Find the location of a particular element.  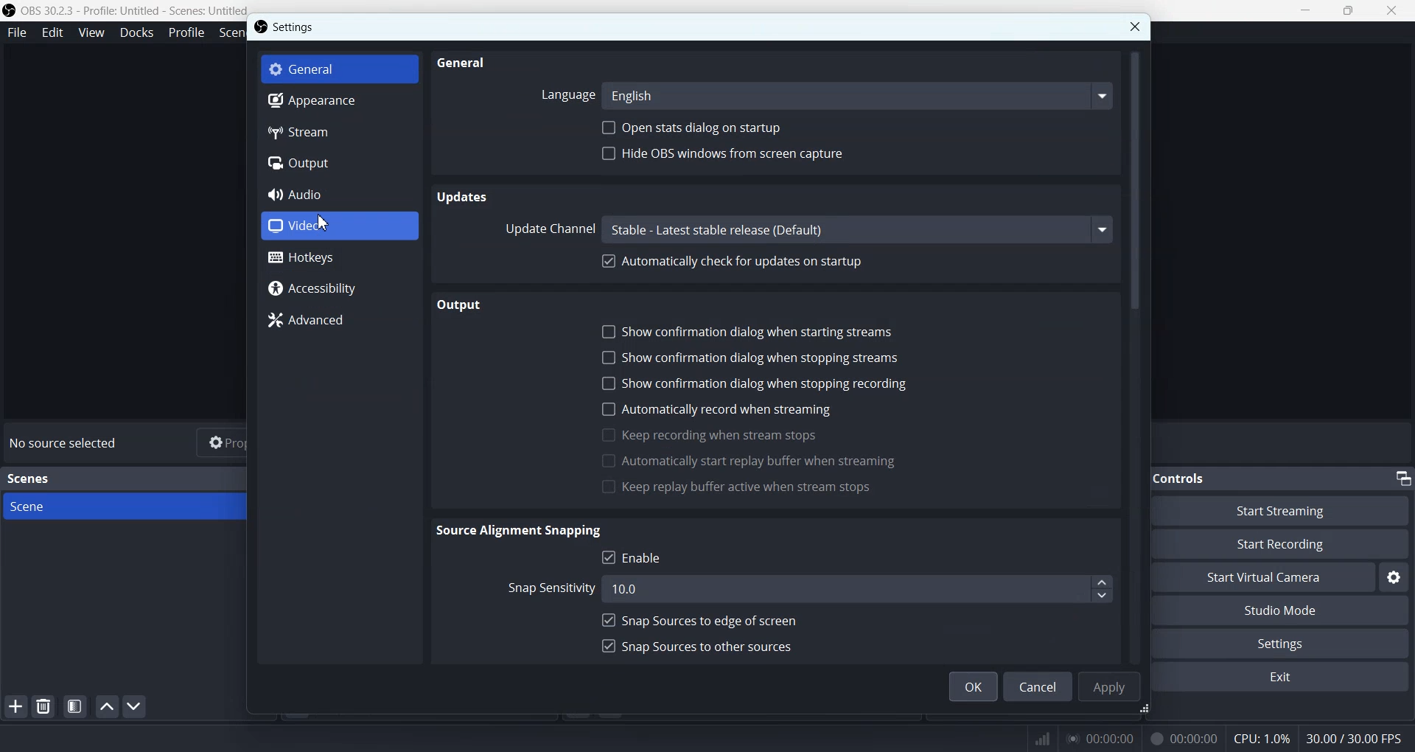

Maximize is located at coordinates (1349, 10).